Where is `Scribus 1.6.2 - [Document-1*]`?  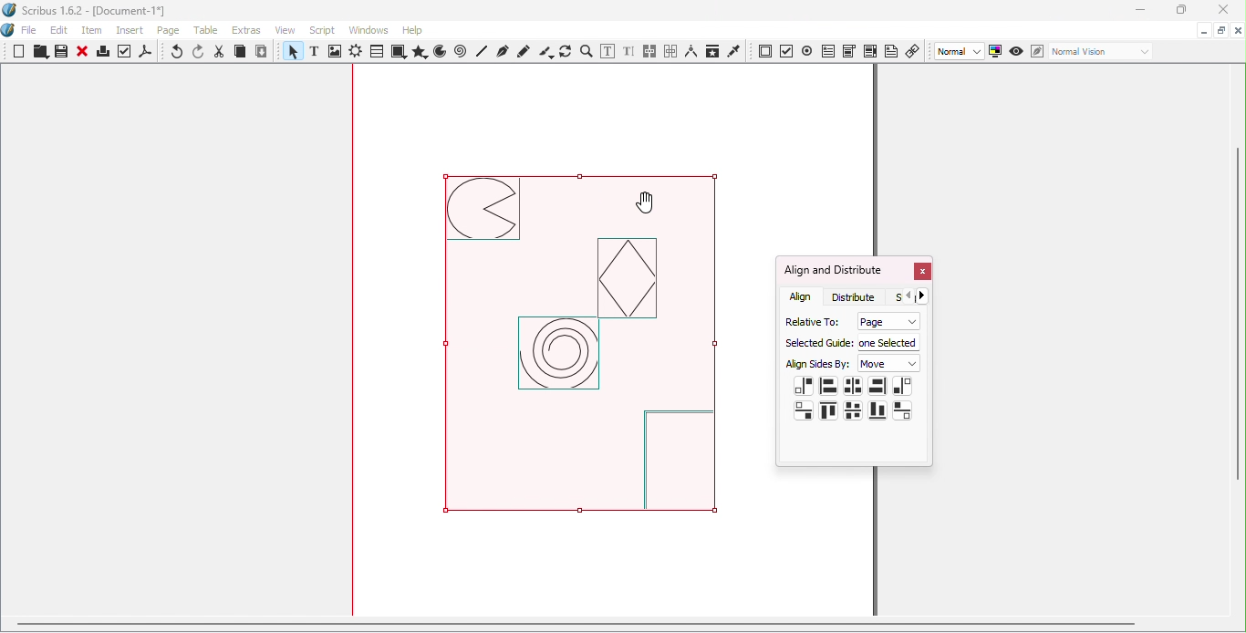 Scribus 1.6.2 - [Document-1*] is located at coordinates (92, 12).